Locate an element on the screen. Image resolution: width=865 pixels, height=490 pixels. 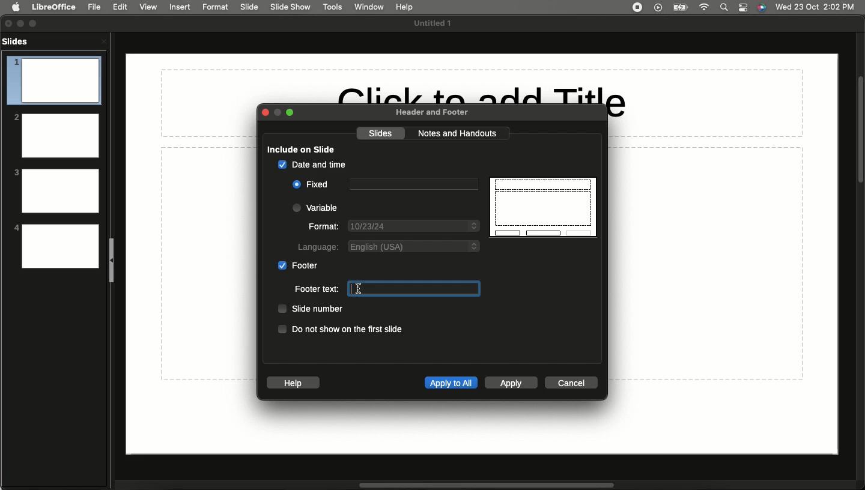
Close is located at coordinates (103, 41).